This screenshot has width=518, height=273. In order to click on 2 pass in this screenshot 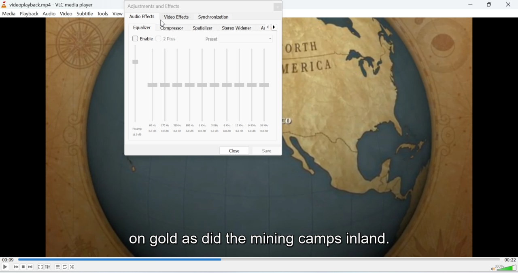, I will do `click(169, 39)`.